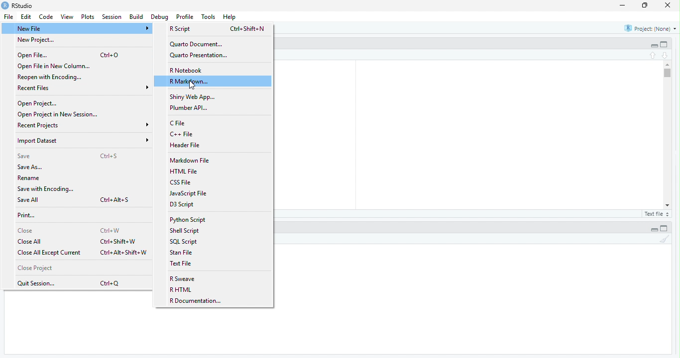  What do you see at coordinates (184, 172) in the screenshot?
I see `HTML File` at bounding box center [184, 172].